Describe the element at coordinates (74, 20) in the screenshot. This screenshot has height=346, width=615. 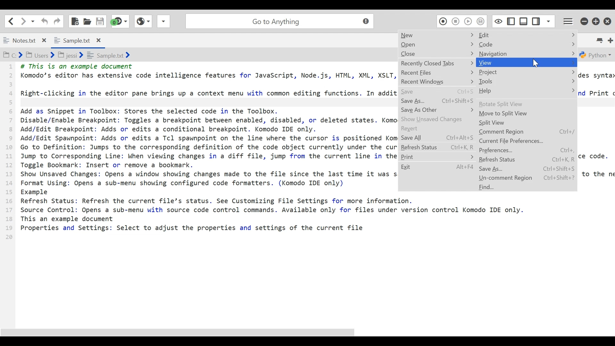
I see `New File` at that location.